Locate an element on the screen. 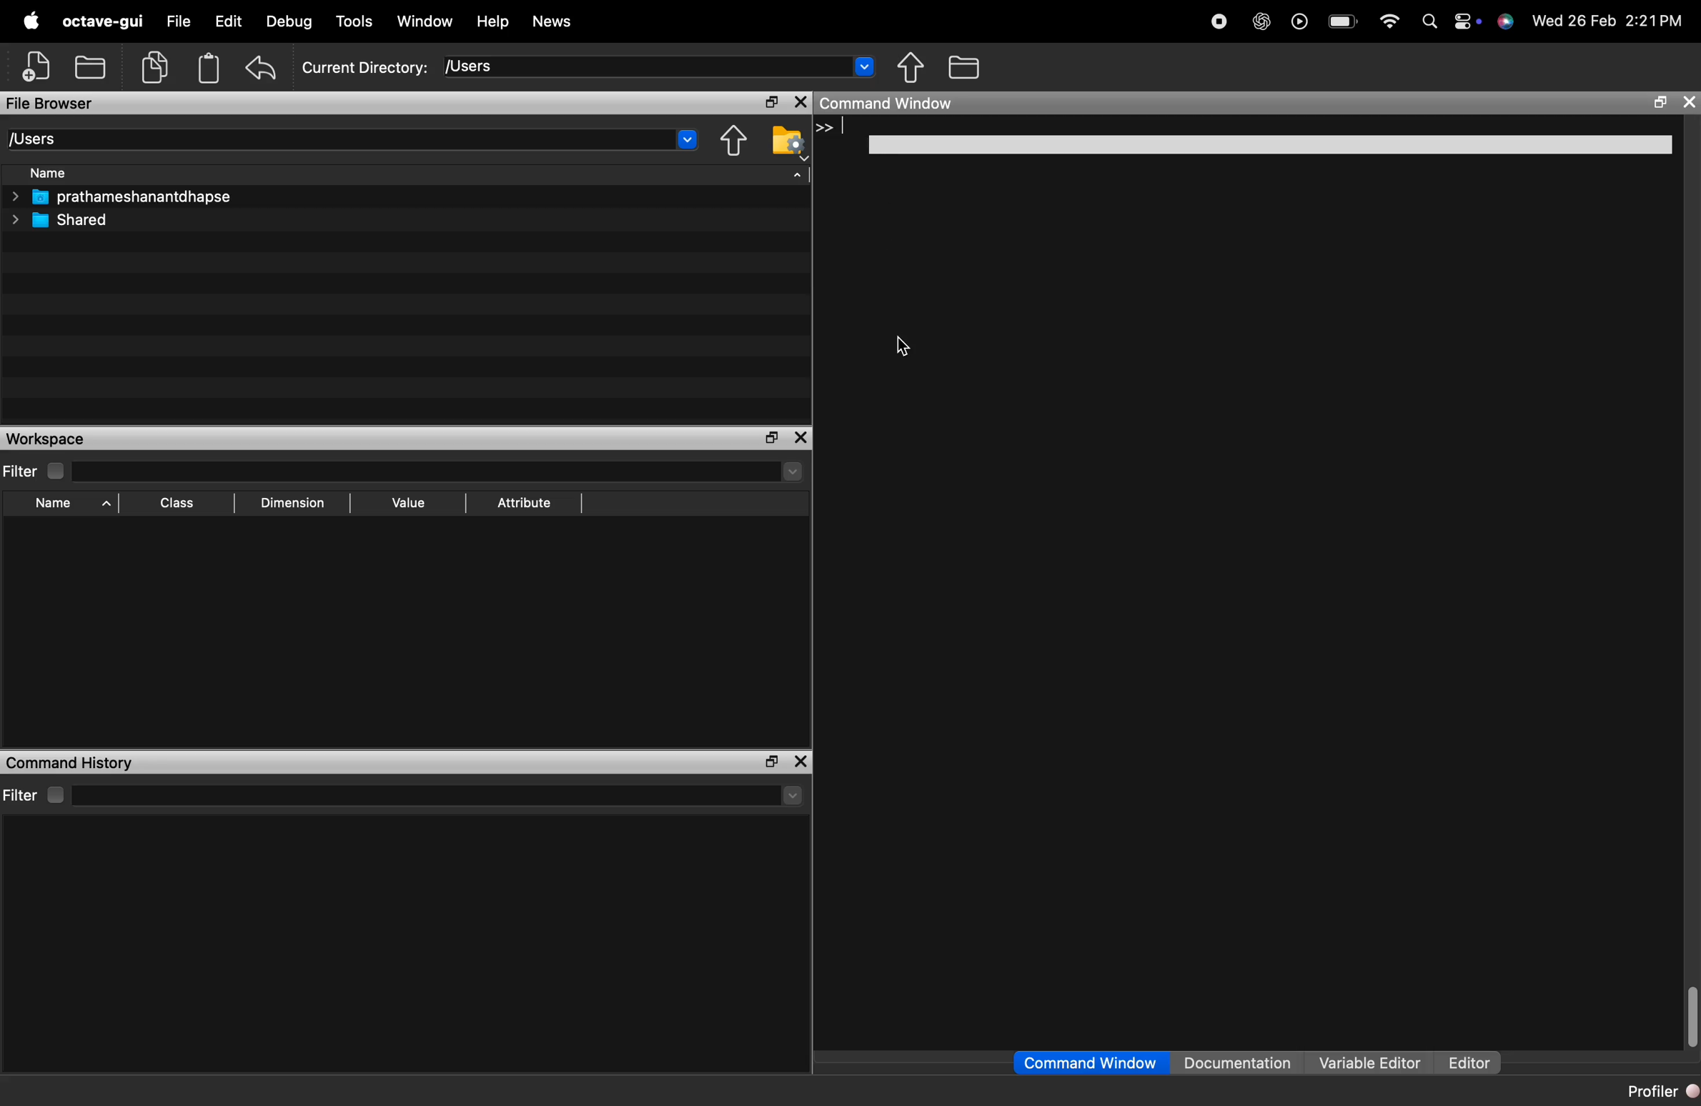  >> | is located at coordinates (835, 128).